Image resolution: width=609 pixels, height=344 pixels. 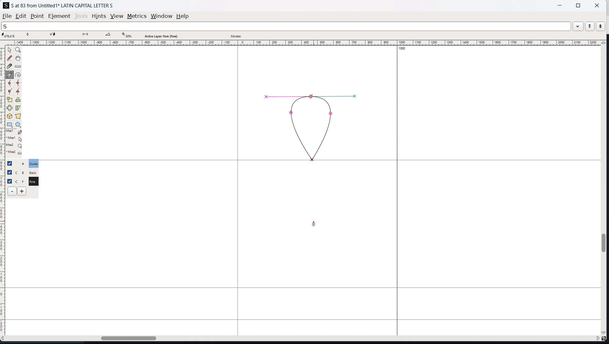 What do you see at coordinates (18, 125) in the screenshot?
I see `polygon and stars` at bounding box center [18, 125].